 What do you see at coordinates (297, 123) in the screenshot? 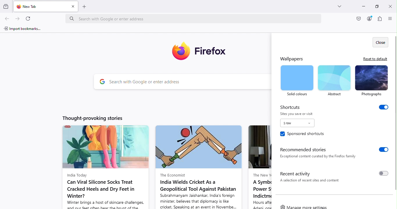
I see `Drop down menu` at bounding box center [297, 123].